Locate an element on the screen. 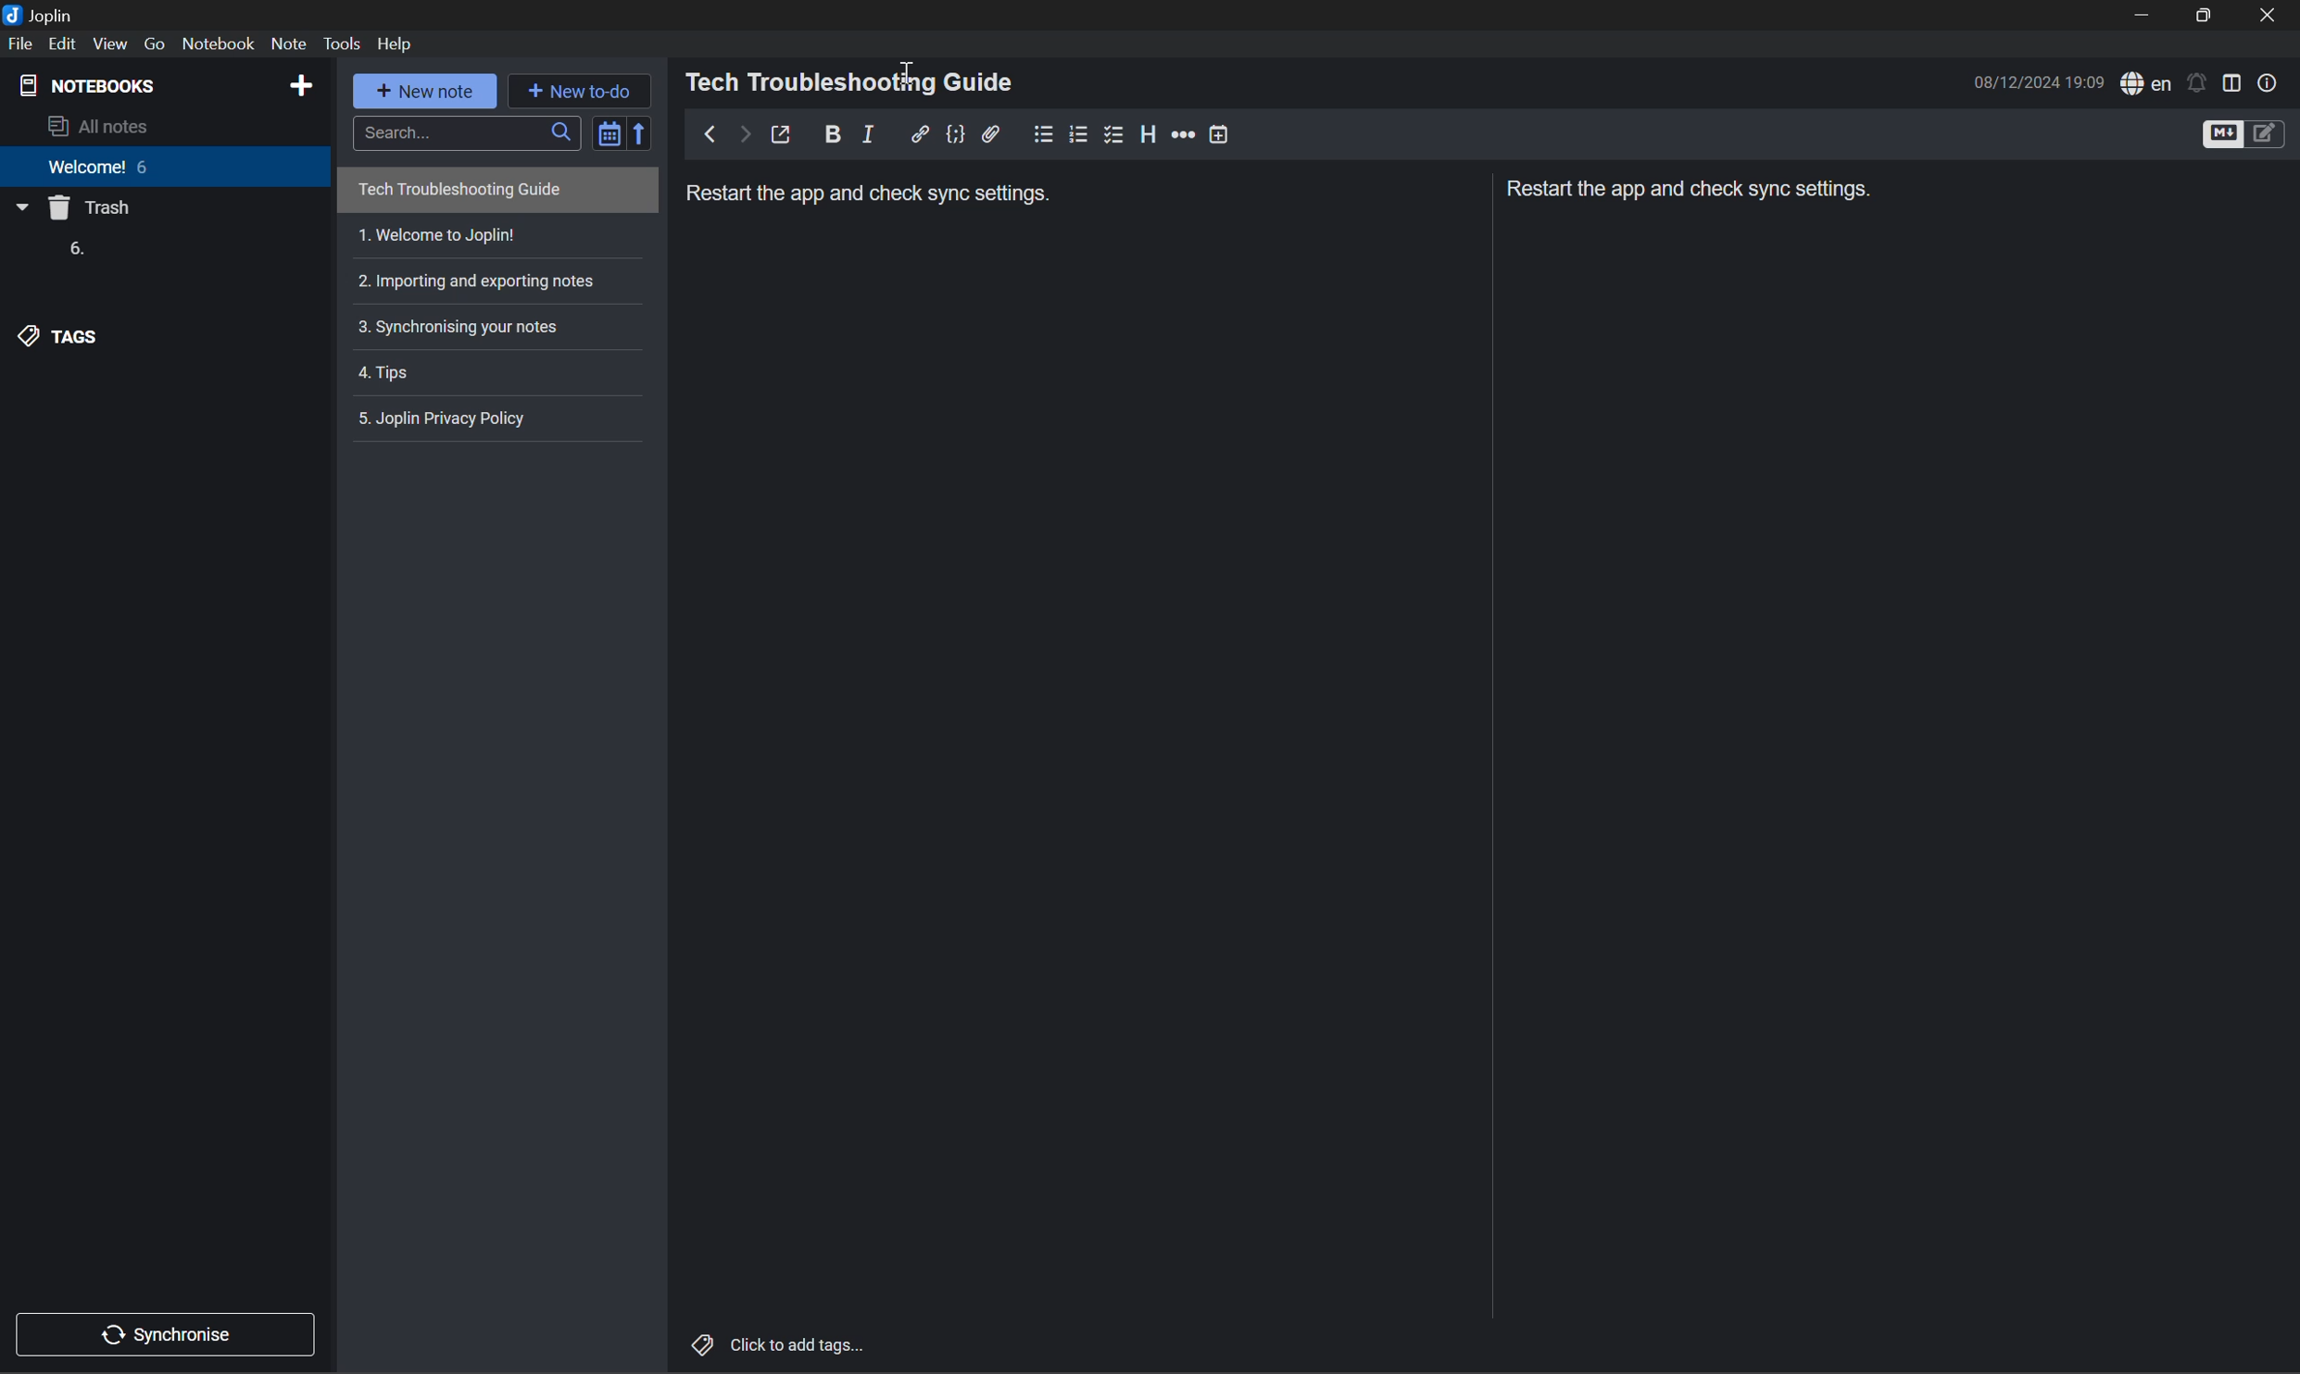  New to-do is located at coordinates (588, 91).